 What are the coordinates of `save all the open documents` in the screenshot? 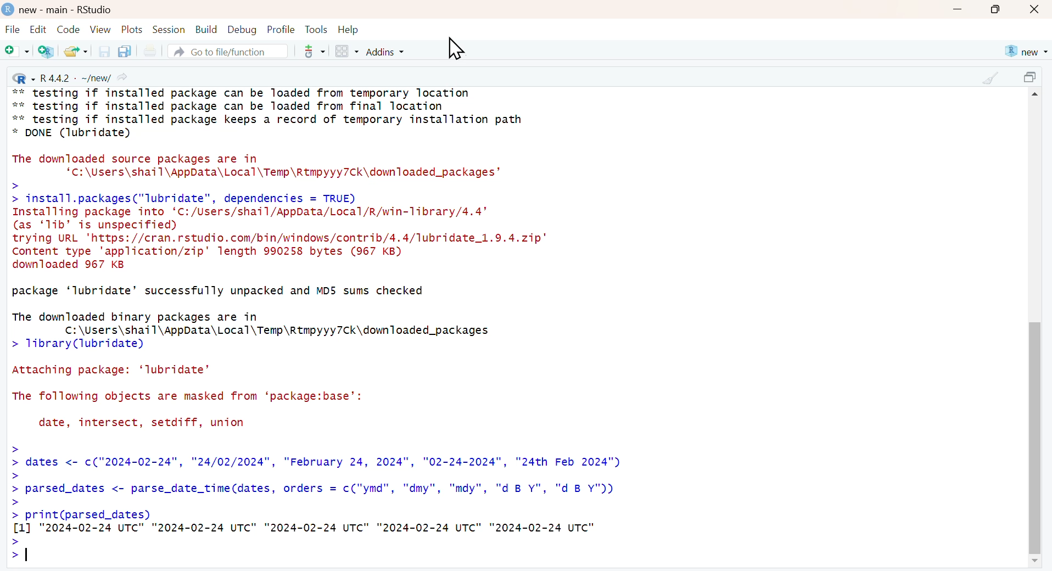 It's located at (124, 51).